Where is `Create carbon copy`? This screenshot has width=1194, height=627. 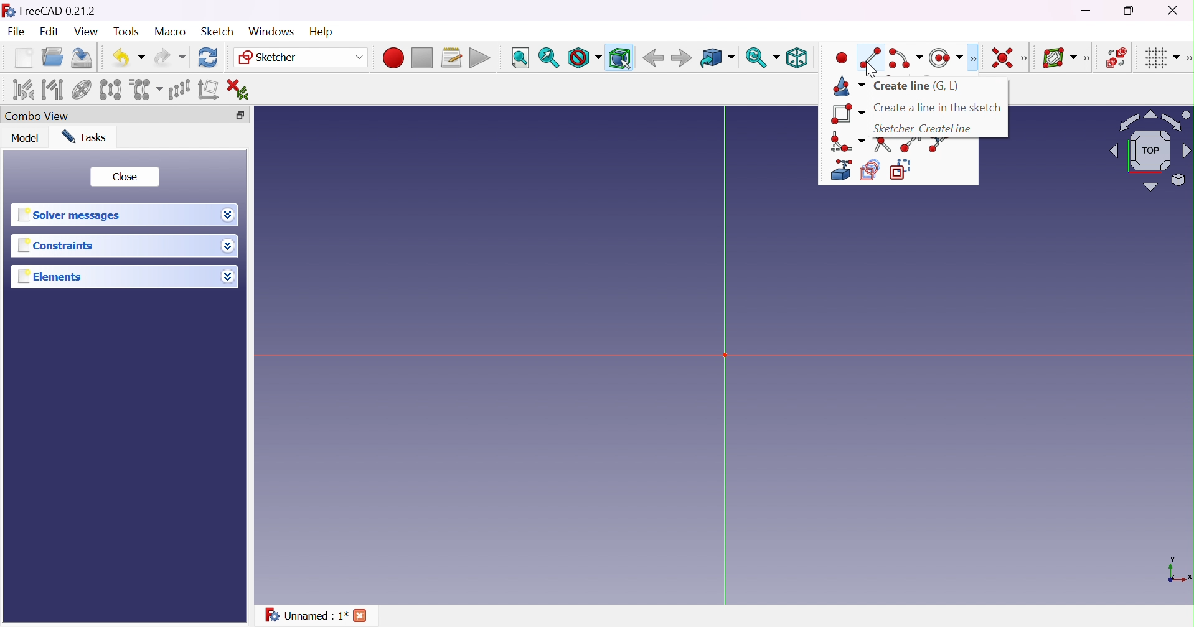 Create carbon copy is located at coordinates (870, 170).